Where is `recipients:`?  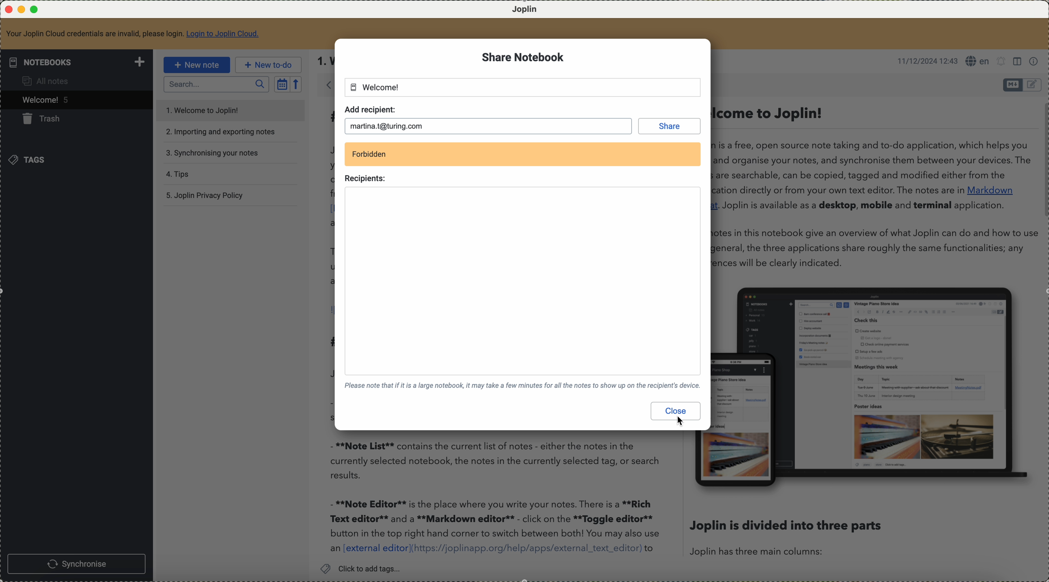
recipients: is located at coordinates (366, 179).